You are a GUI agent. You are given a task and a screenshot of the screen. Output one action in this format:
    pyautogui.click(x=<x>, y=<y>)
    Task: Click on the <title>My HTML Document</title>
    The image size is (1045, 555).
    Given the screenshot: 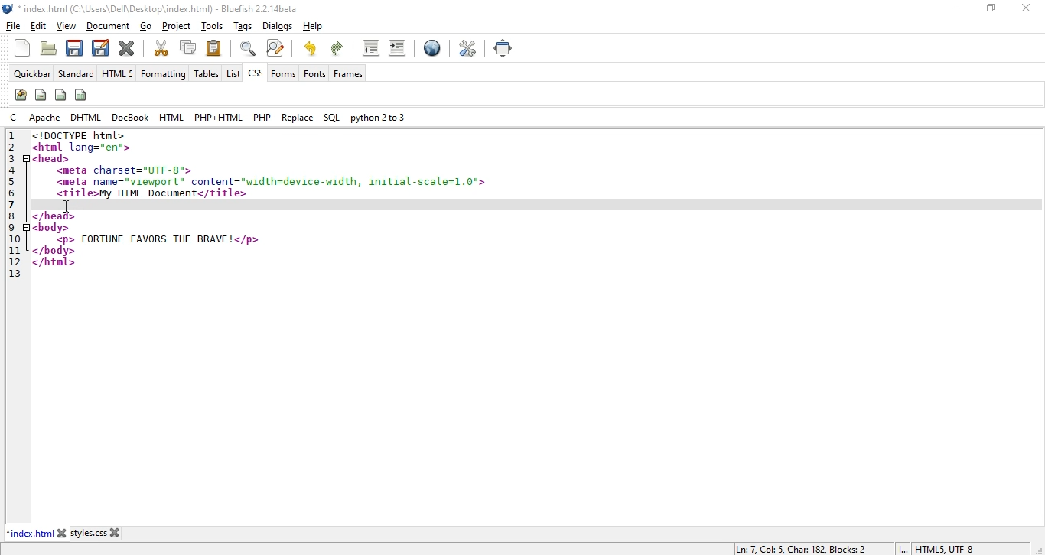 What is the action you would take?
    pyautogui.click(x=151, y=193)
    